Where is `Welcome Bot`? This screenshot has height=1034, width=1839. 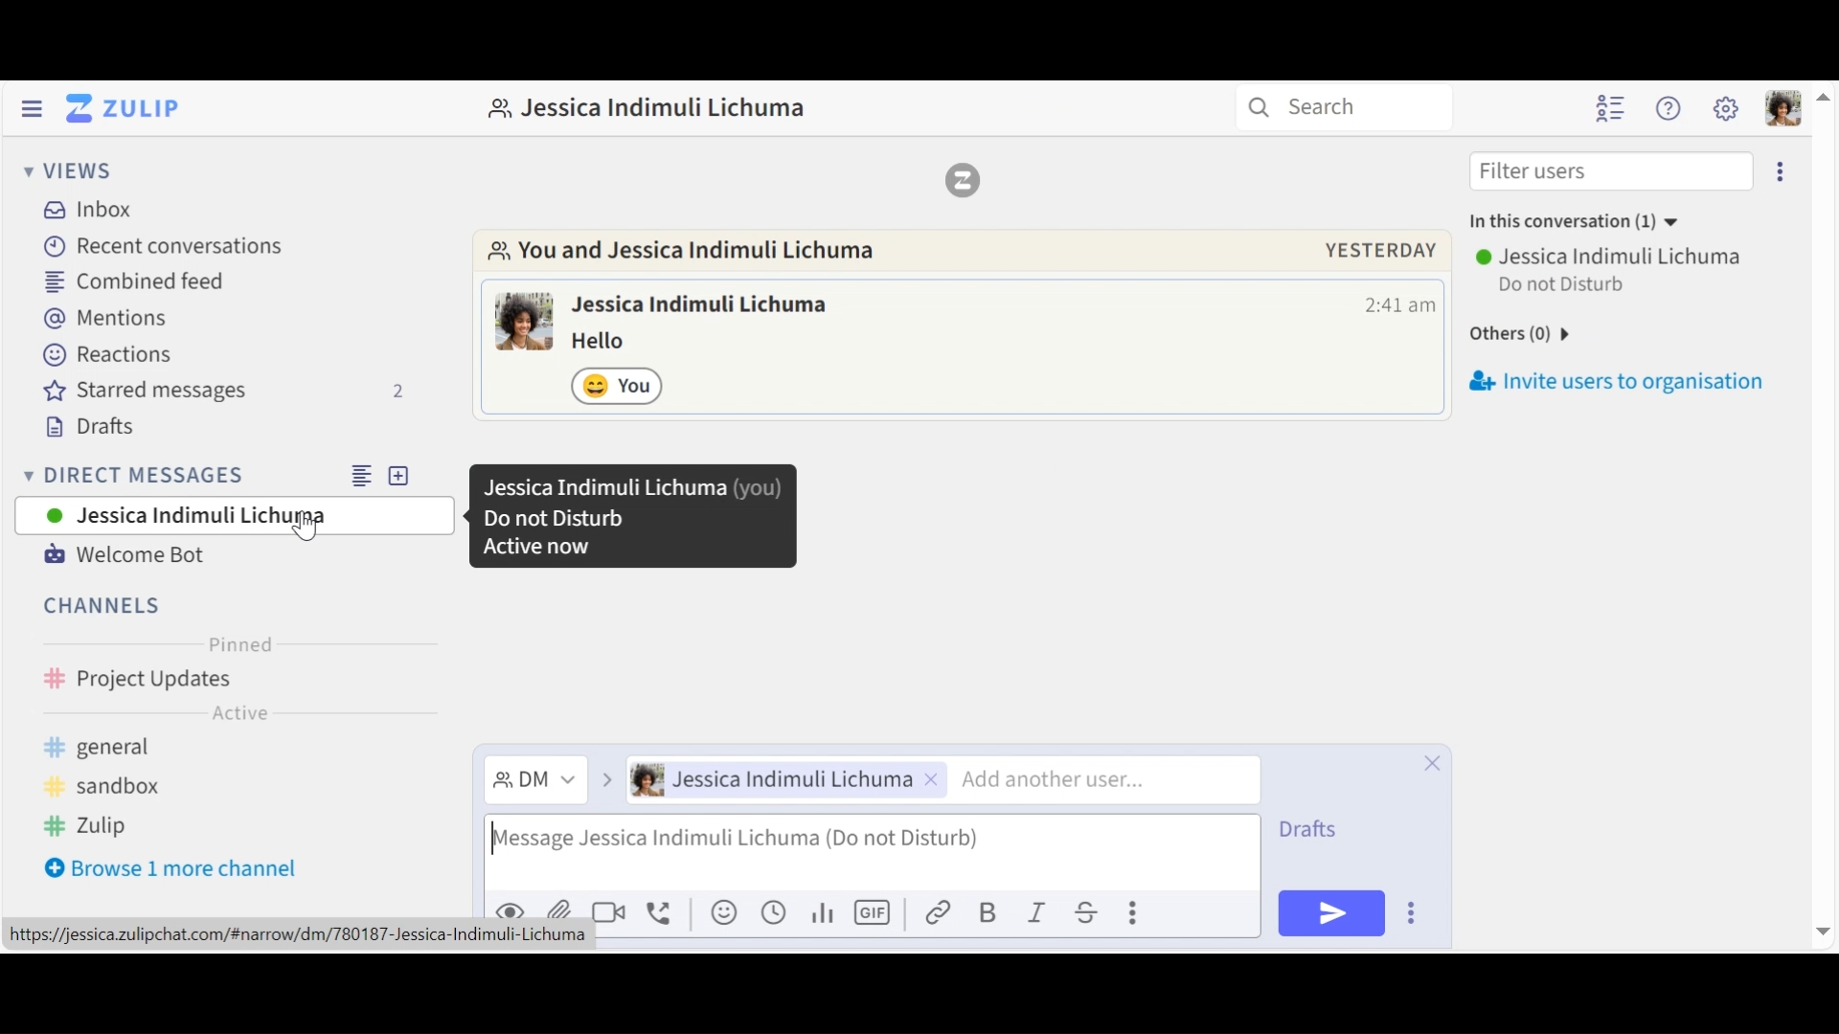
Welcome Bot is located at coordinates (124, 555).